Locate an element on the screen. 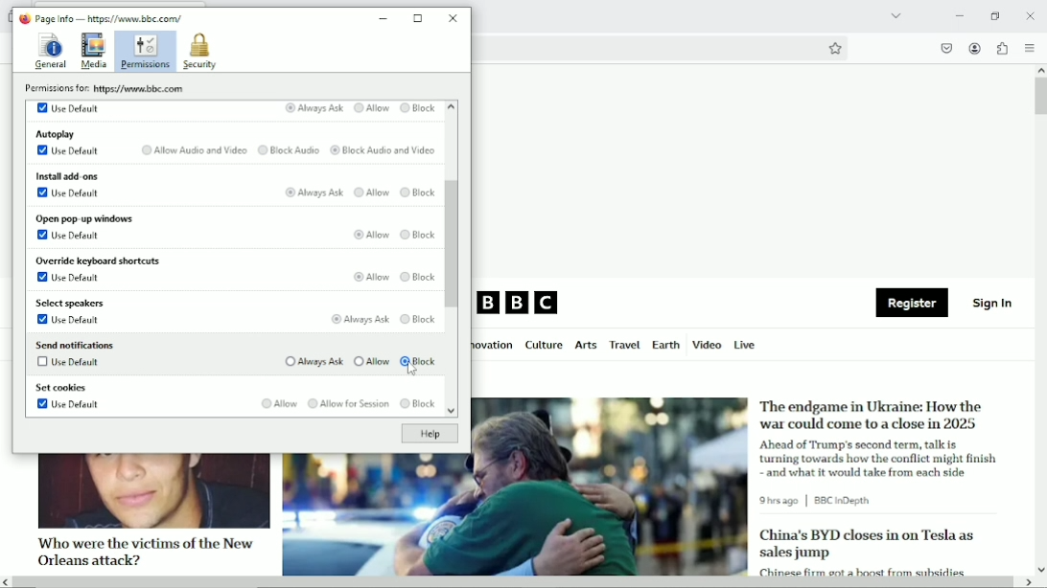  Allow is located at coordinates (373, 276).